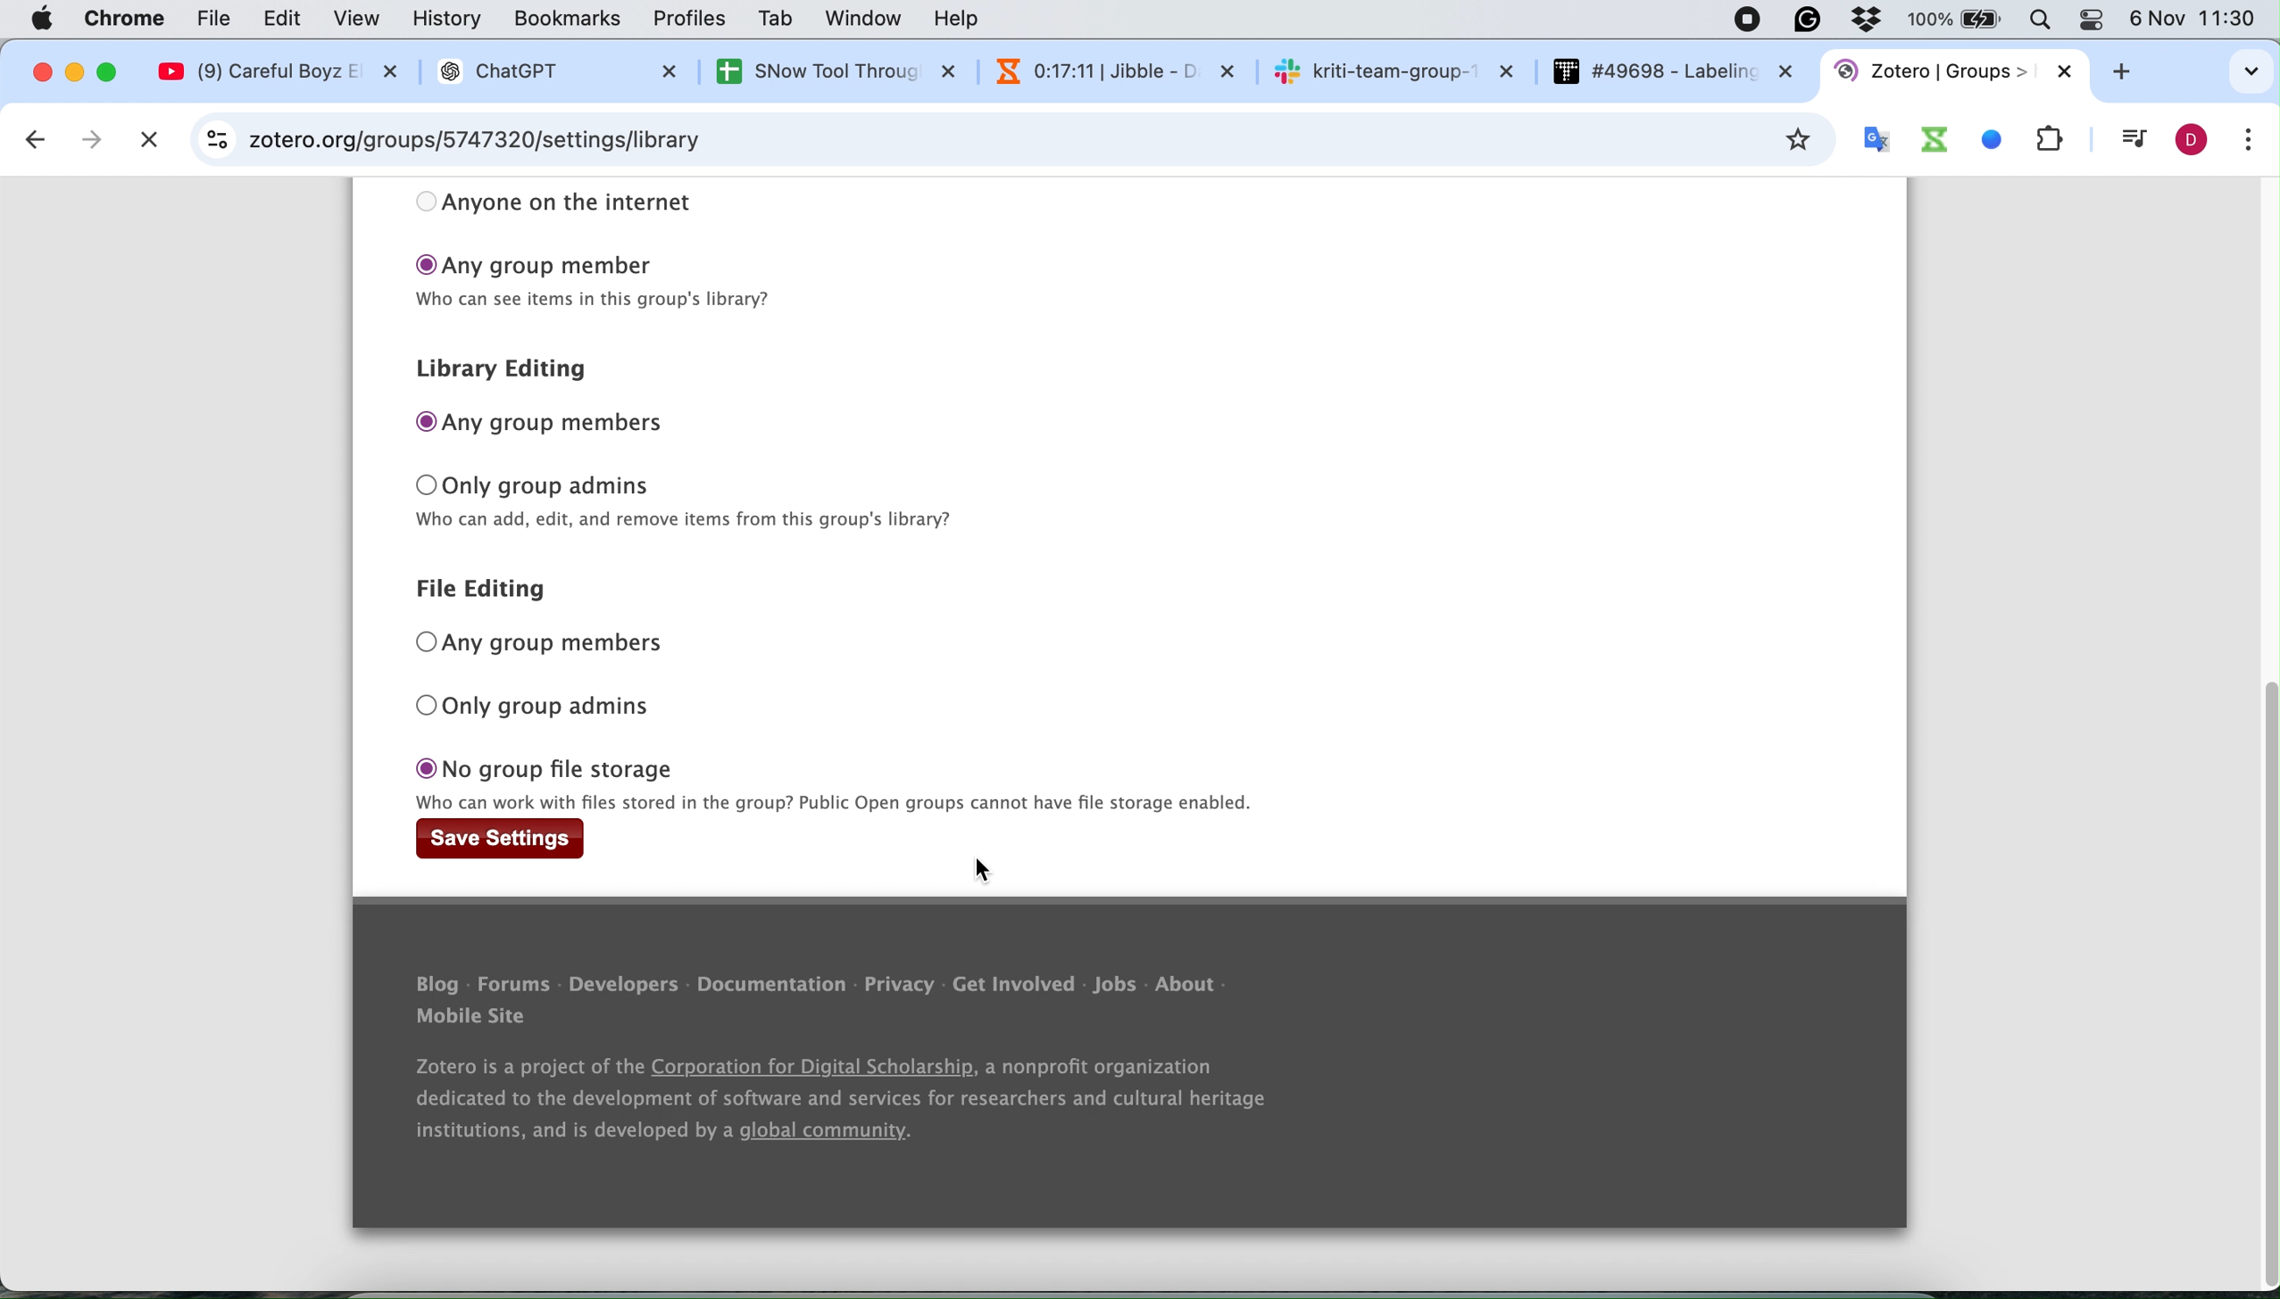 The image size is (2280, 1299). I want to click on Blog - Forums - Developers - Documentation - Privacy - Get Involved - Jobs - About
Mobile Site

Zotero is a project of the Corporation for Digital Scholarship, a nonprofit organization
dedicated to the development of software and services for researchers and cultural heritage
institutions, and is developed by a global community., so click(863, 1067).